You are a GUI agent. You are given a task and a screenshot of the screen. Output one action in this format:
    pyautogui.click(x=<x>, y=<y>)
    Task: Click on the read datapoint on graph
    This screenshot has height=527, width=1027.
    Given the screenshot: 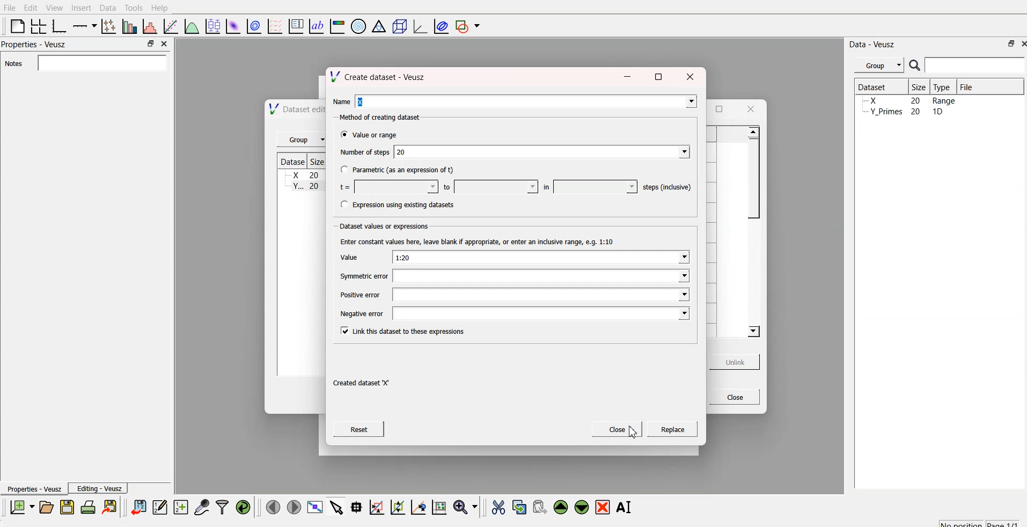 What is the action you would take?
    pyautogui.click(x=355, y=507)
    